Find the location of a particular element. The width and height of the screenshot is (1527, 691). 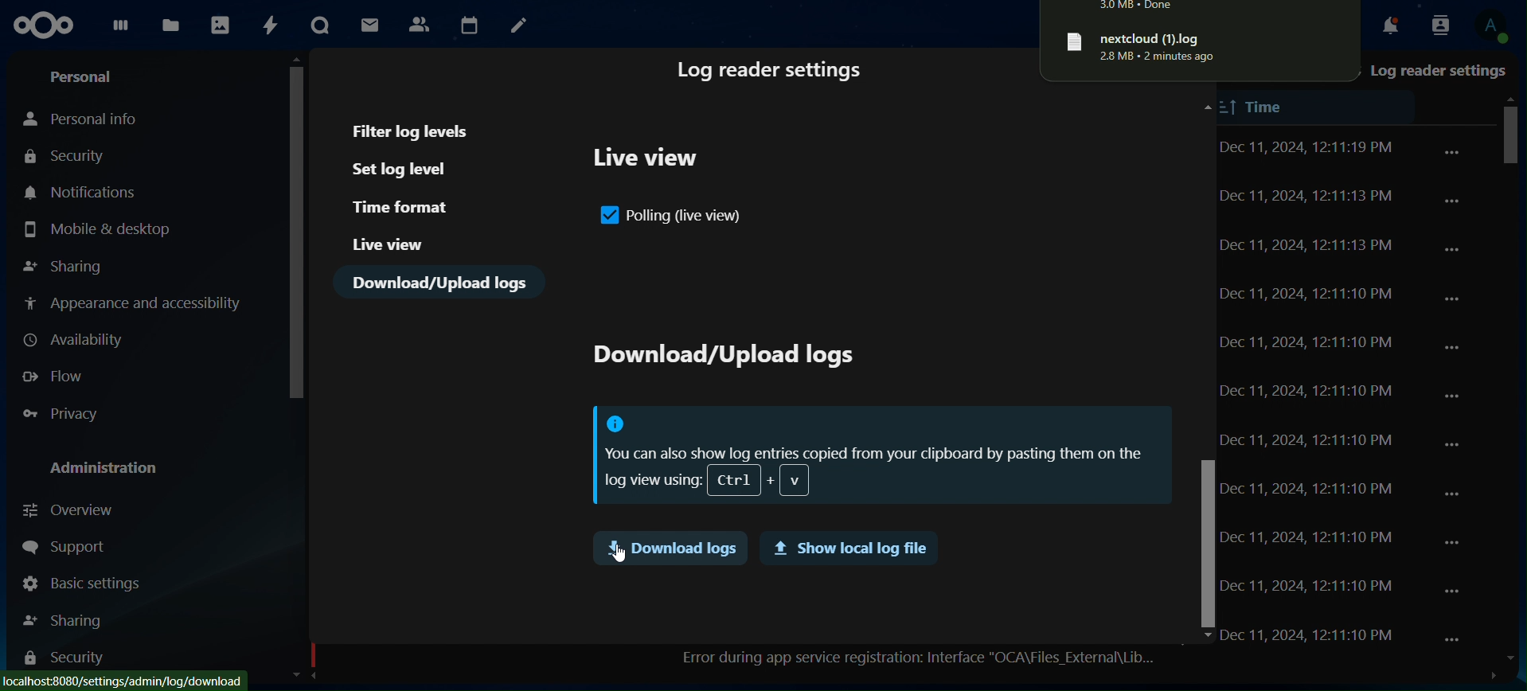

talk is located at coordinates (321, 25).